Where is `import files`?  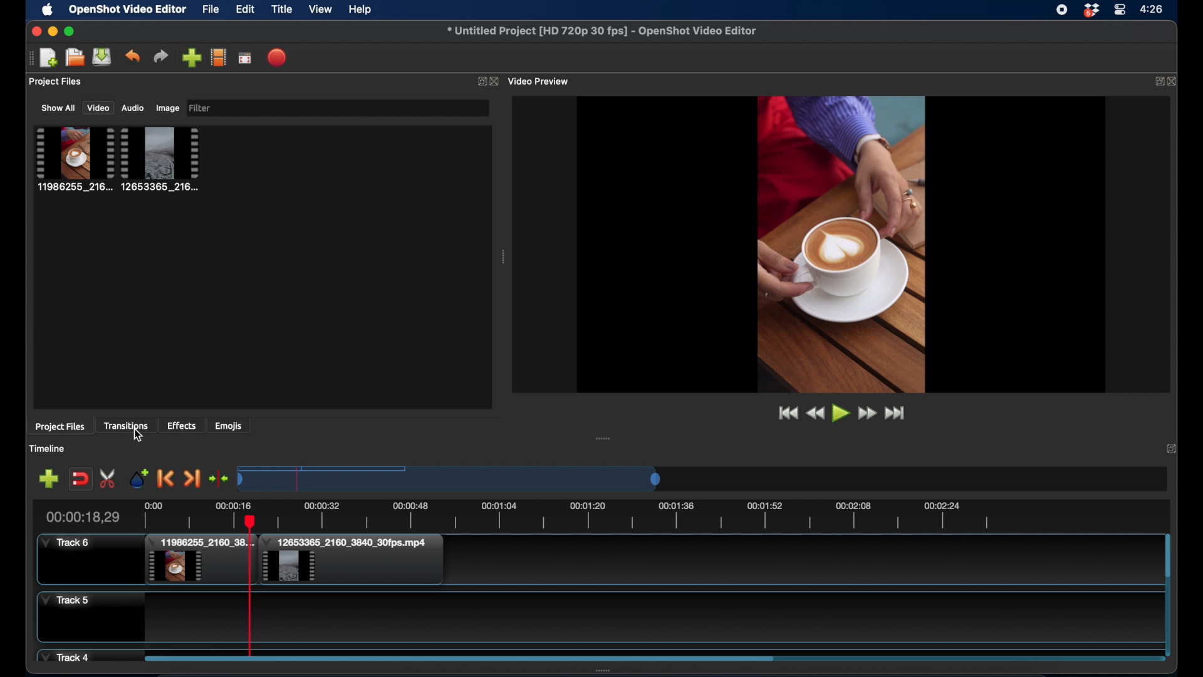
import files is located at coordinates (191, 58).